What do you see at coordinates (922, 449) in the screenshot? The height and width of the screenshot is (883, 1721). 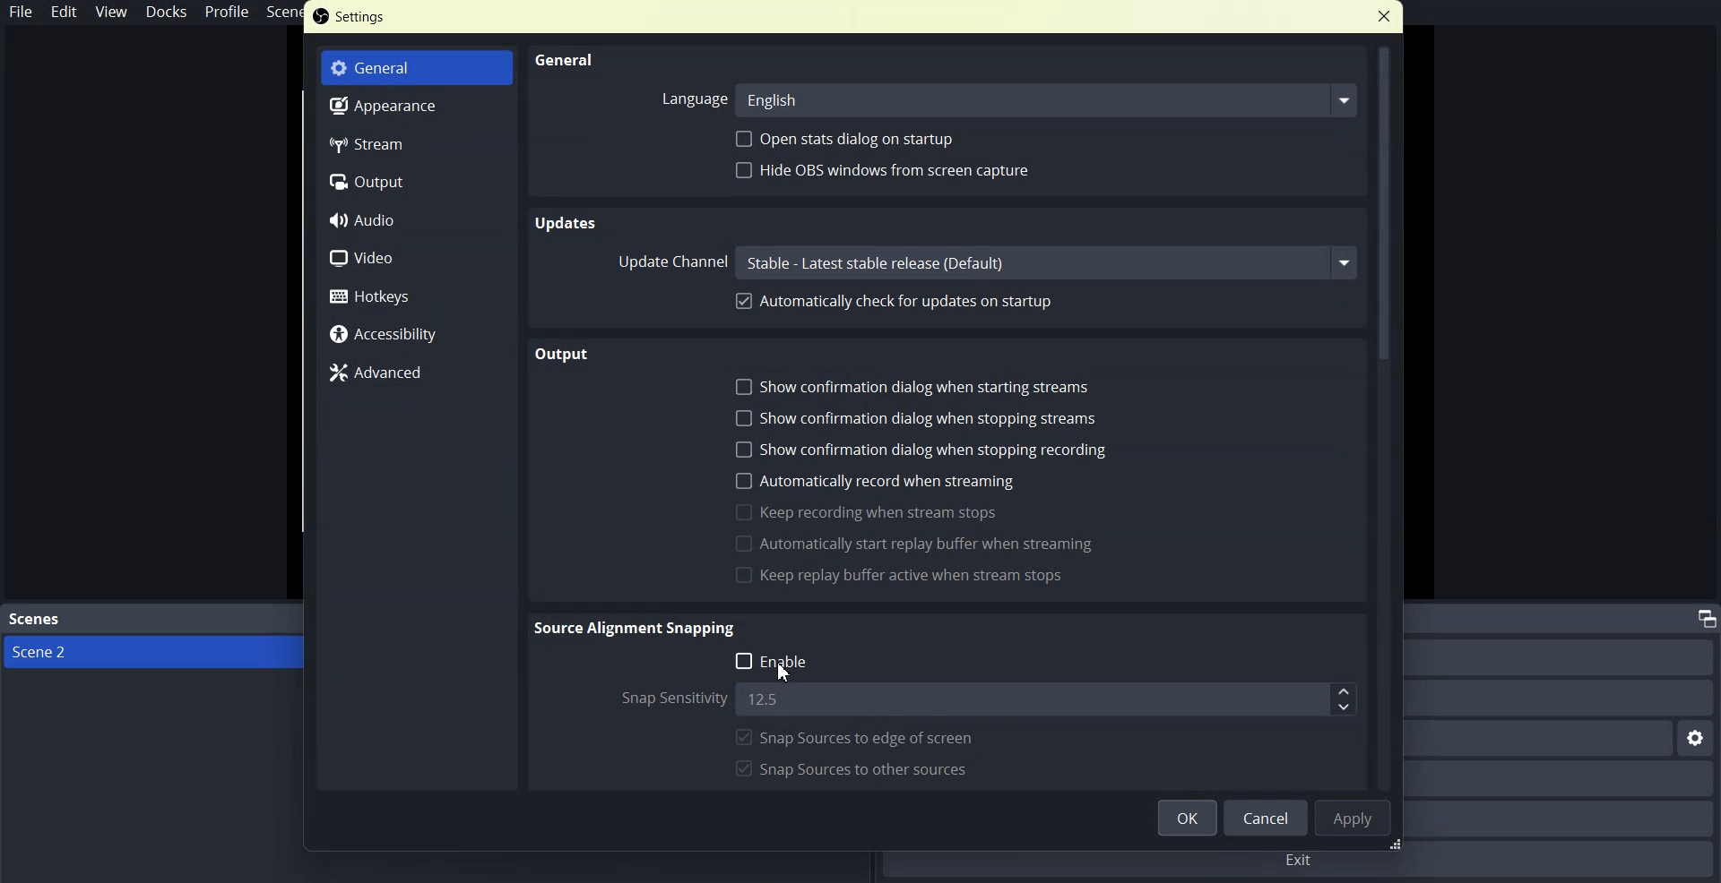 I see `Show confirmation dialogue when stopping recording` at bounding box center [922, 449].